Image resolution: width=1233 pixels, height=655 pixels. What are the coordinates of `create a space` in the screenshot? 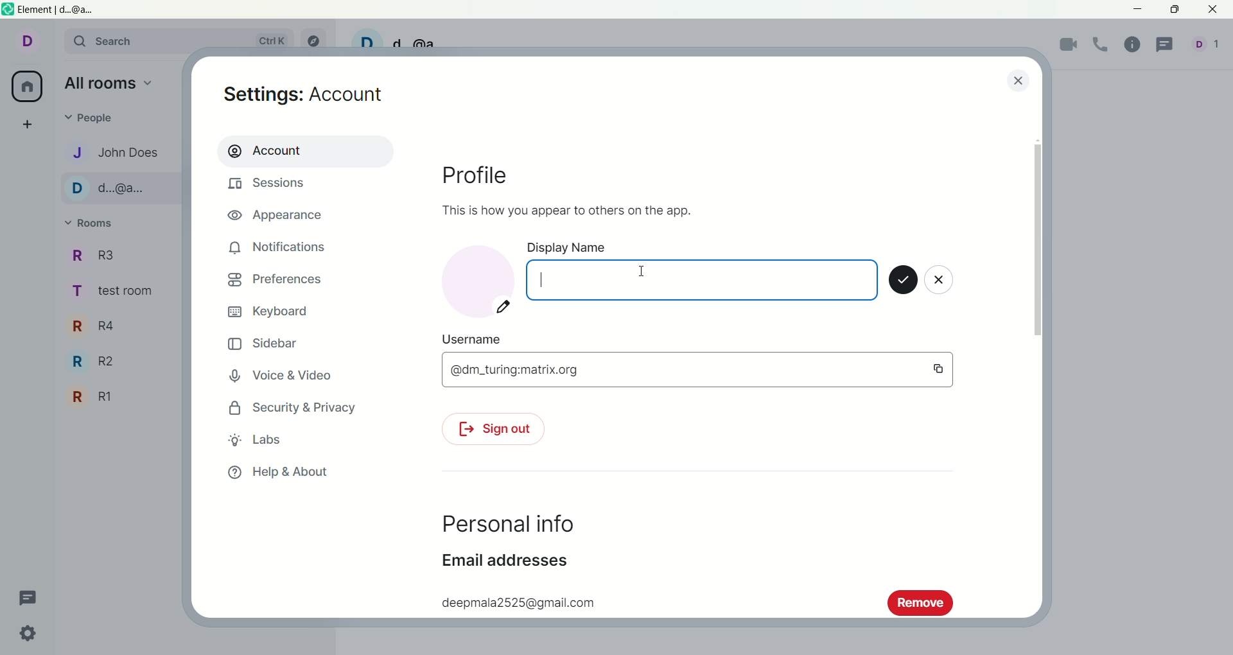 It's located at (31, 125).